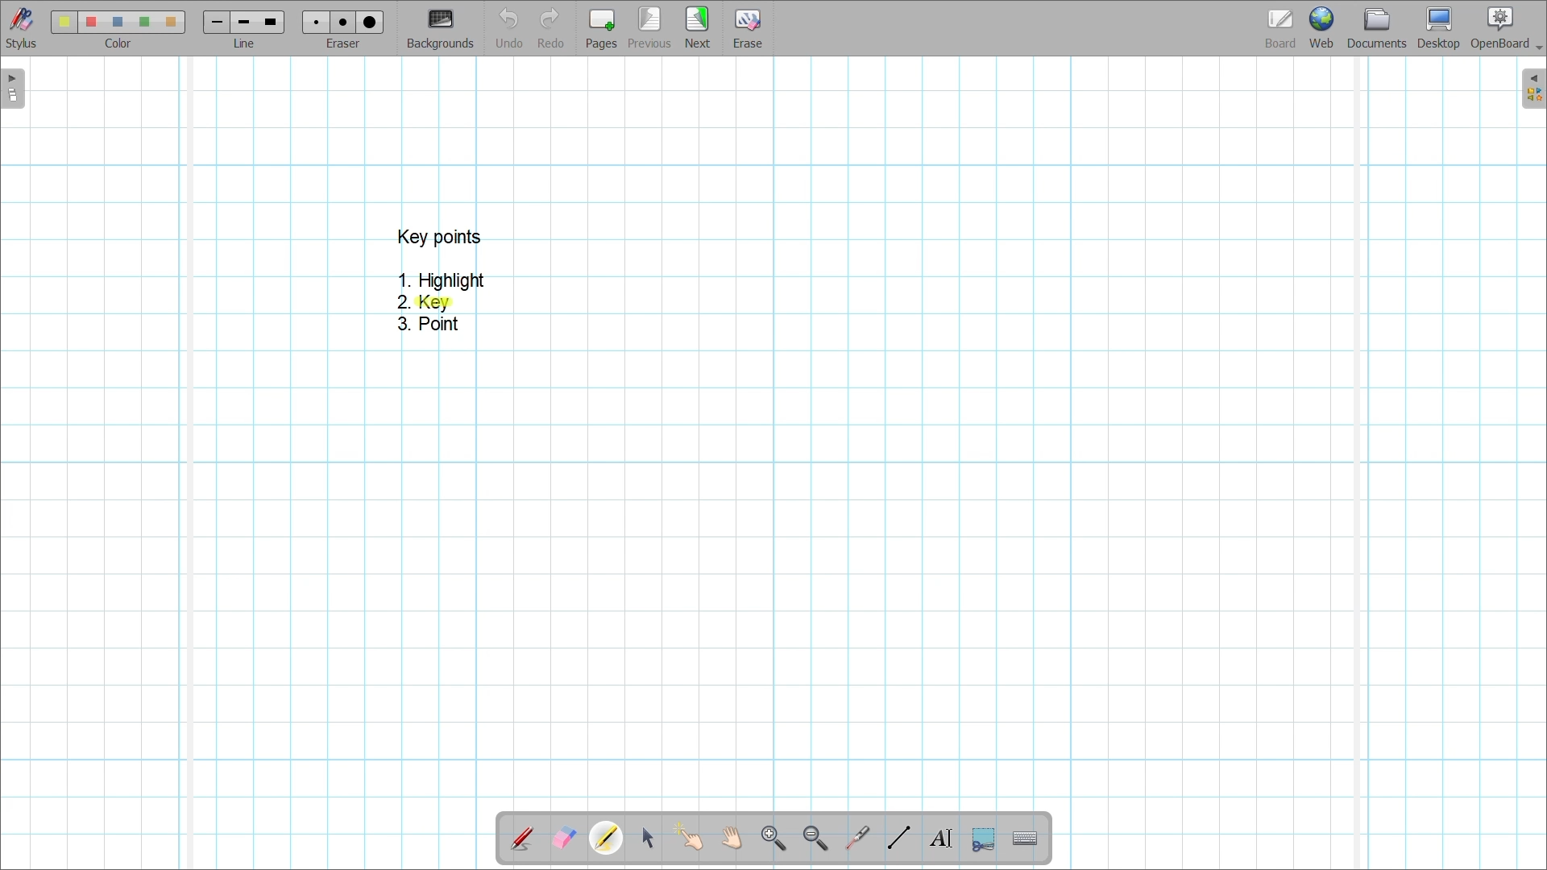 This screenshot has height=870, width=1547. Describe the element at coordinates (521, 839) in the screenshot. I see `Annotate document` at that location.